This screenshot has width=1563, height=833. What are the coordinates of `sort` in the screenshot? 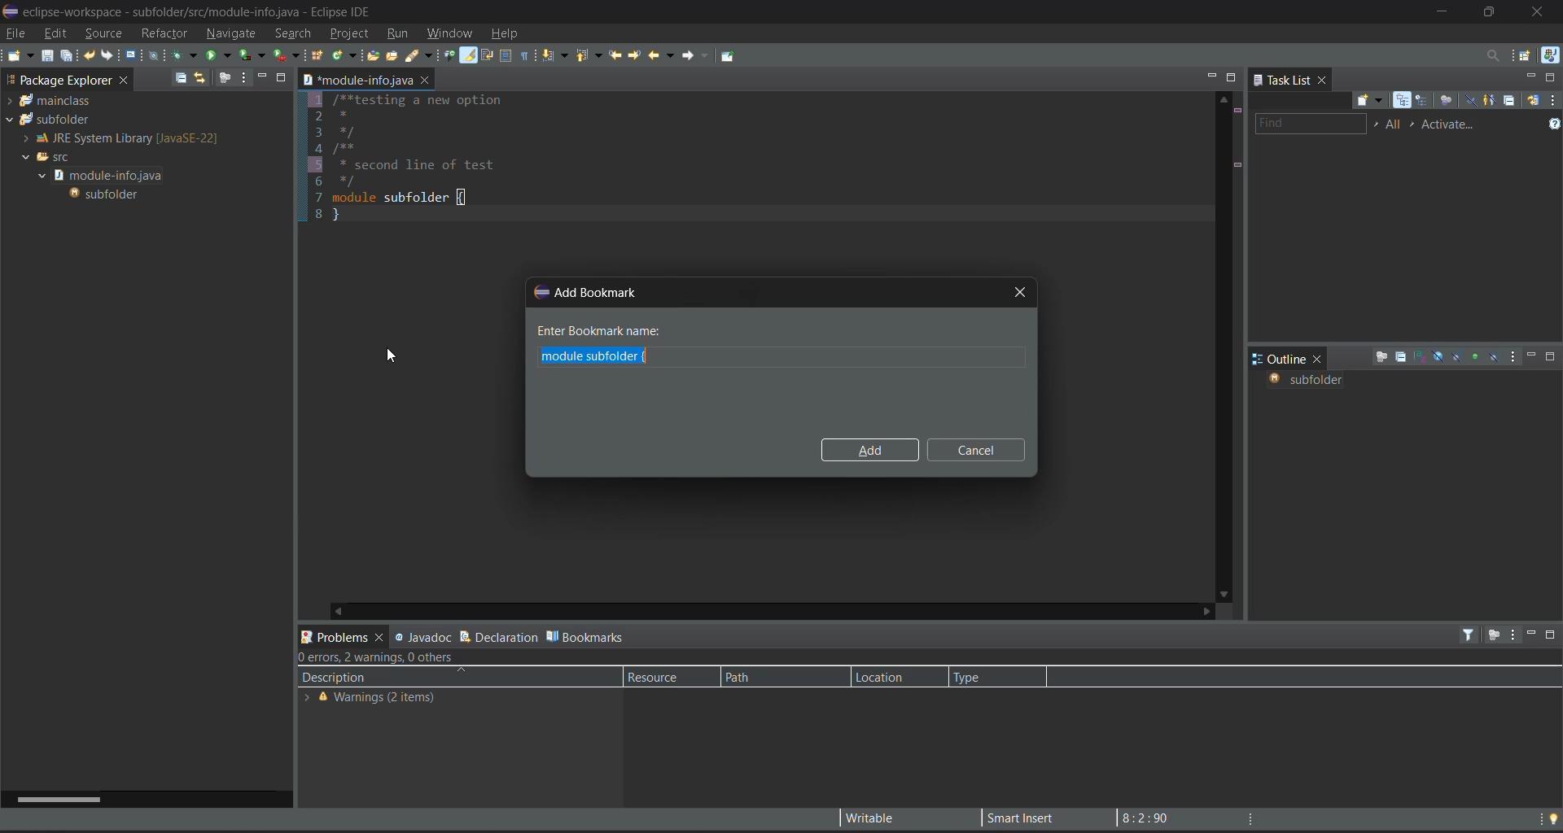 It's located at (1421, 356).